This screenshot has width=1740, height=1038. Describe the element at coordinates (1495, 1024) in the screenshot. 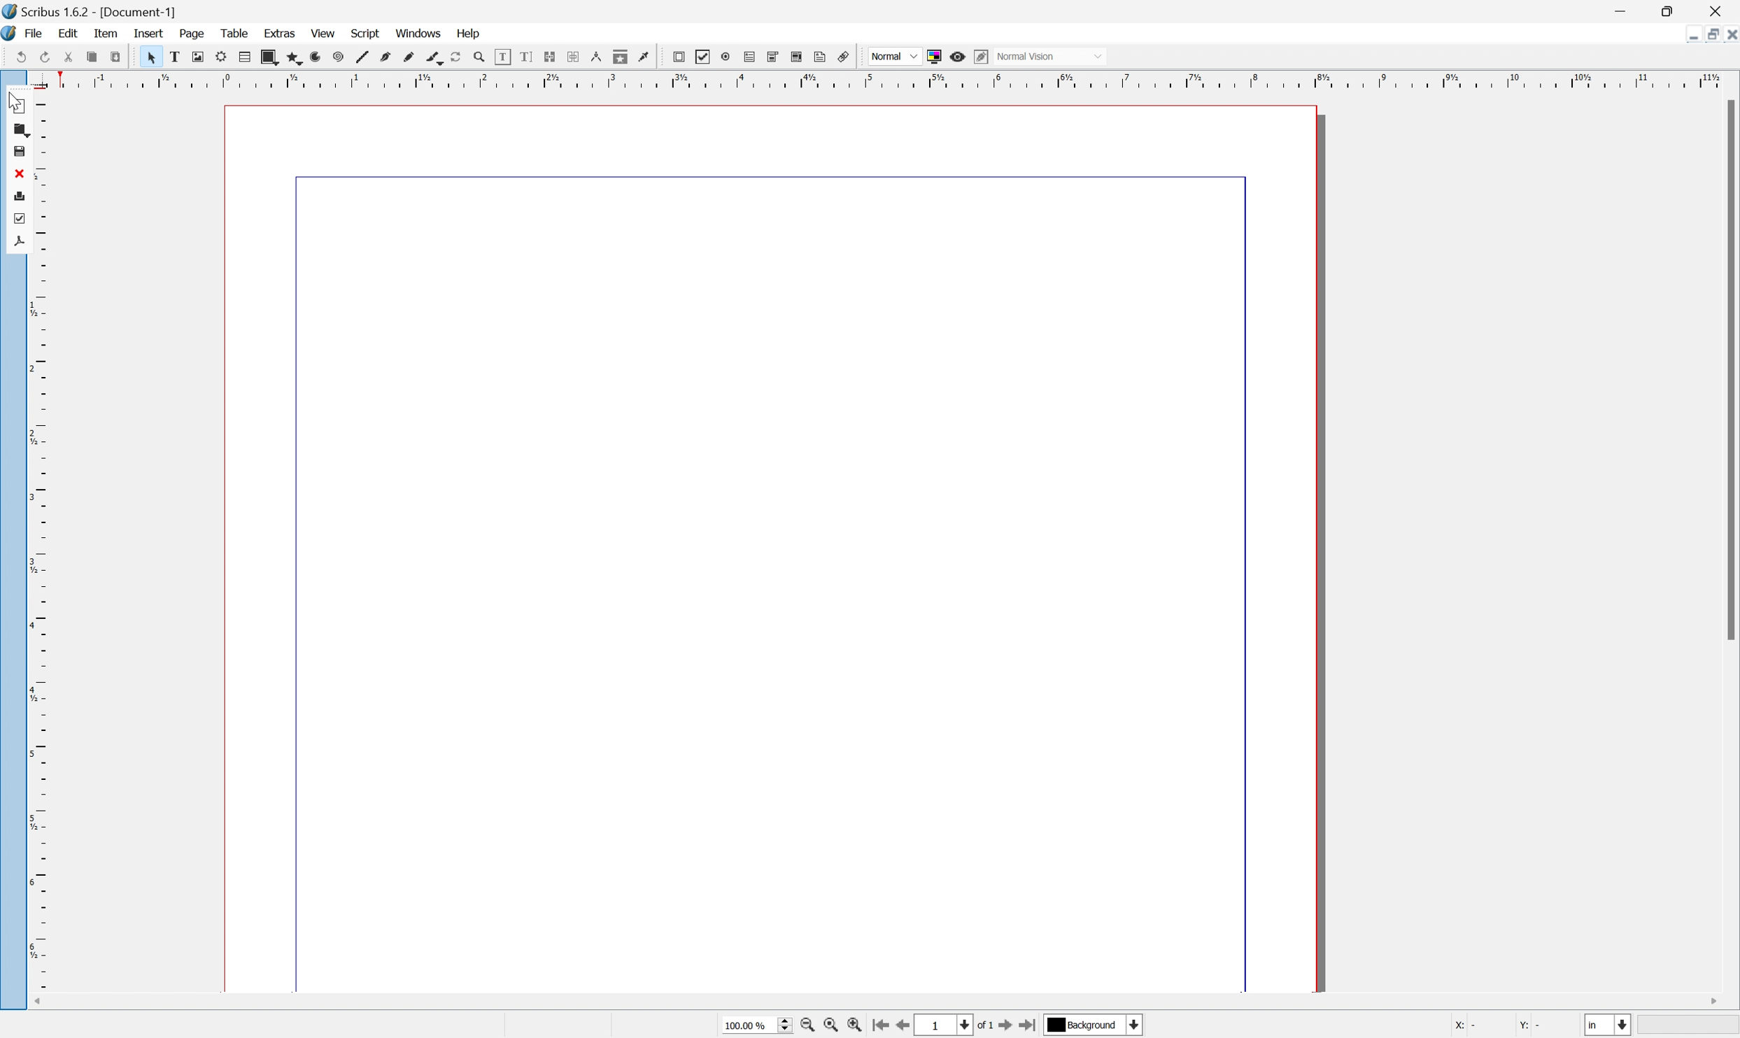

I see `X:  Y:` at that location.